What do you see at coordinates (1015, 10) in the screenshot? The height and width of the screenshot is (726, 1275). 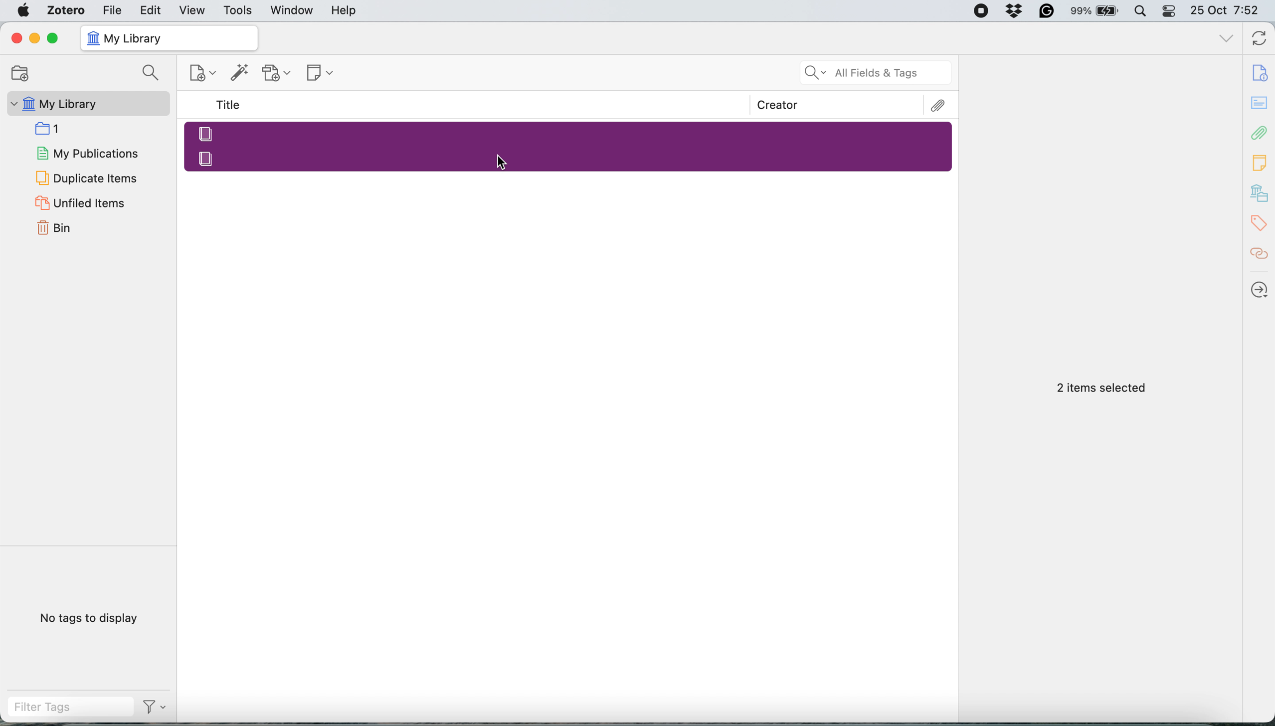 I see `Dropbox` at bounding box center [1015, 10].